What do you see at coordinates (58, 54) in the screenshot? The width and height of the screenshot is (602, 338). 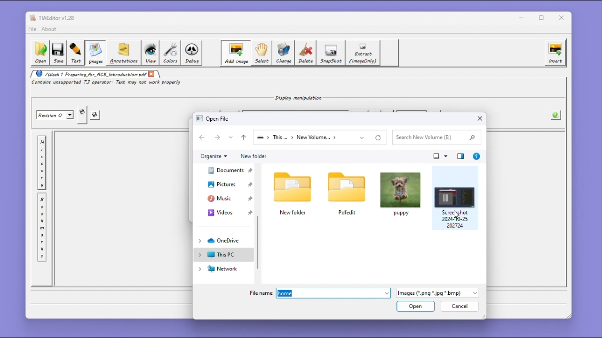 I see `save` at bounding box center [58, 54].